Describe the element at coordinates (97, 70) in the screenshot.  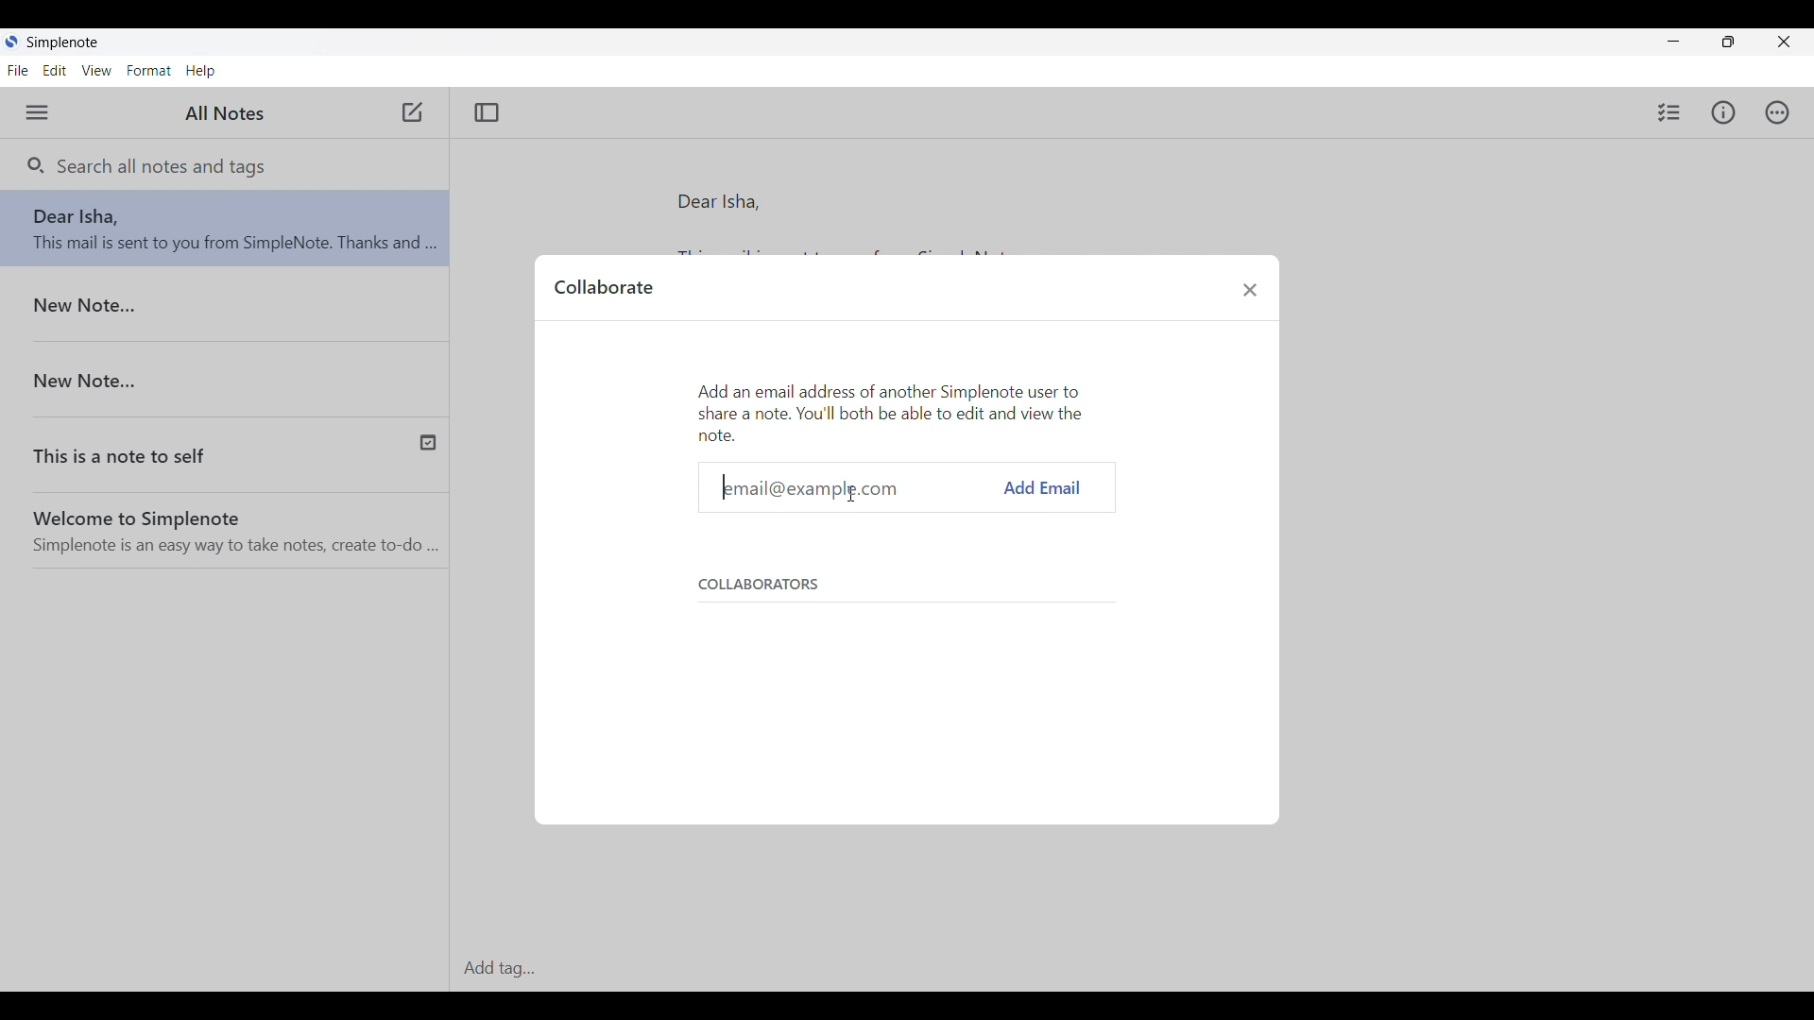
I see `View` at that location.